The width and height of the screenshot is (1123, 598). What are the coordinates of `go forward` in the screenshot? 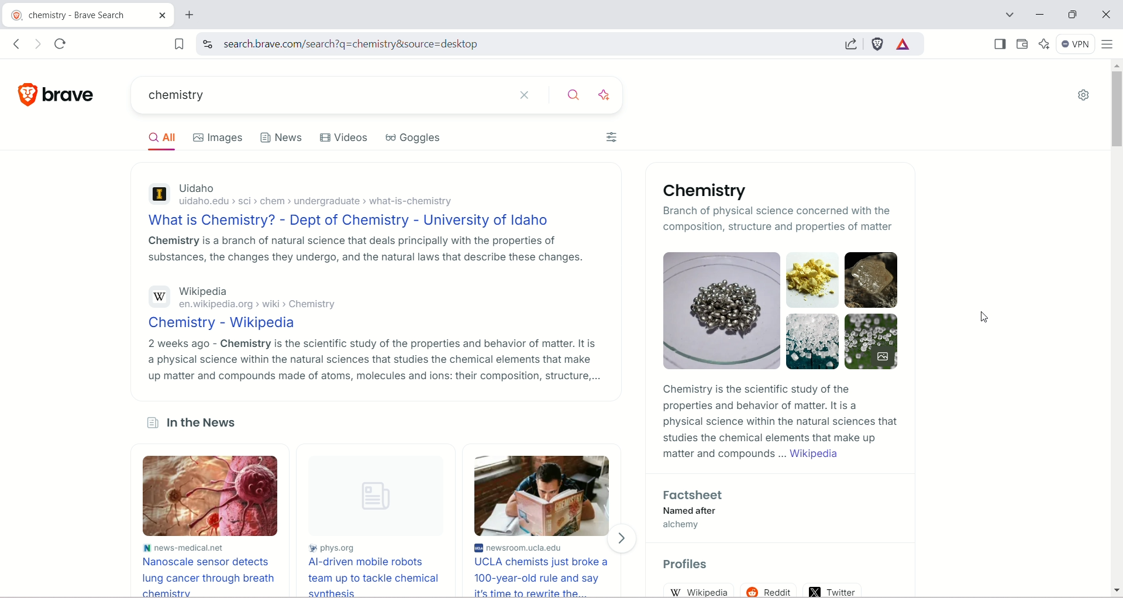 It's located at (40, 44).